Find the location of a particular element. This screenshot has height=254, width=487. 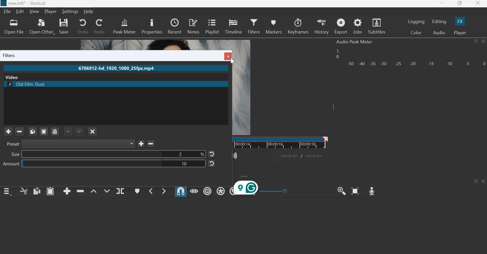

Add a filter is located at coordinates (8, 131).